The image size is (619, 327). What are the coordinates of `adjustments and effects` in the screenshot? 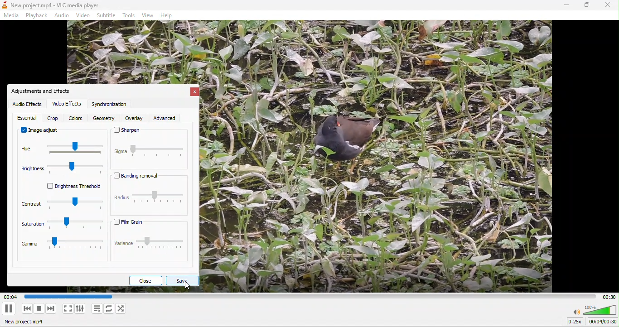 It's located at (43, 91).